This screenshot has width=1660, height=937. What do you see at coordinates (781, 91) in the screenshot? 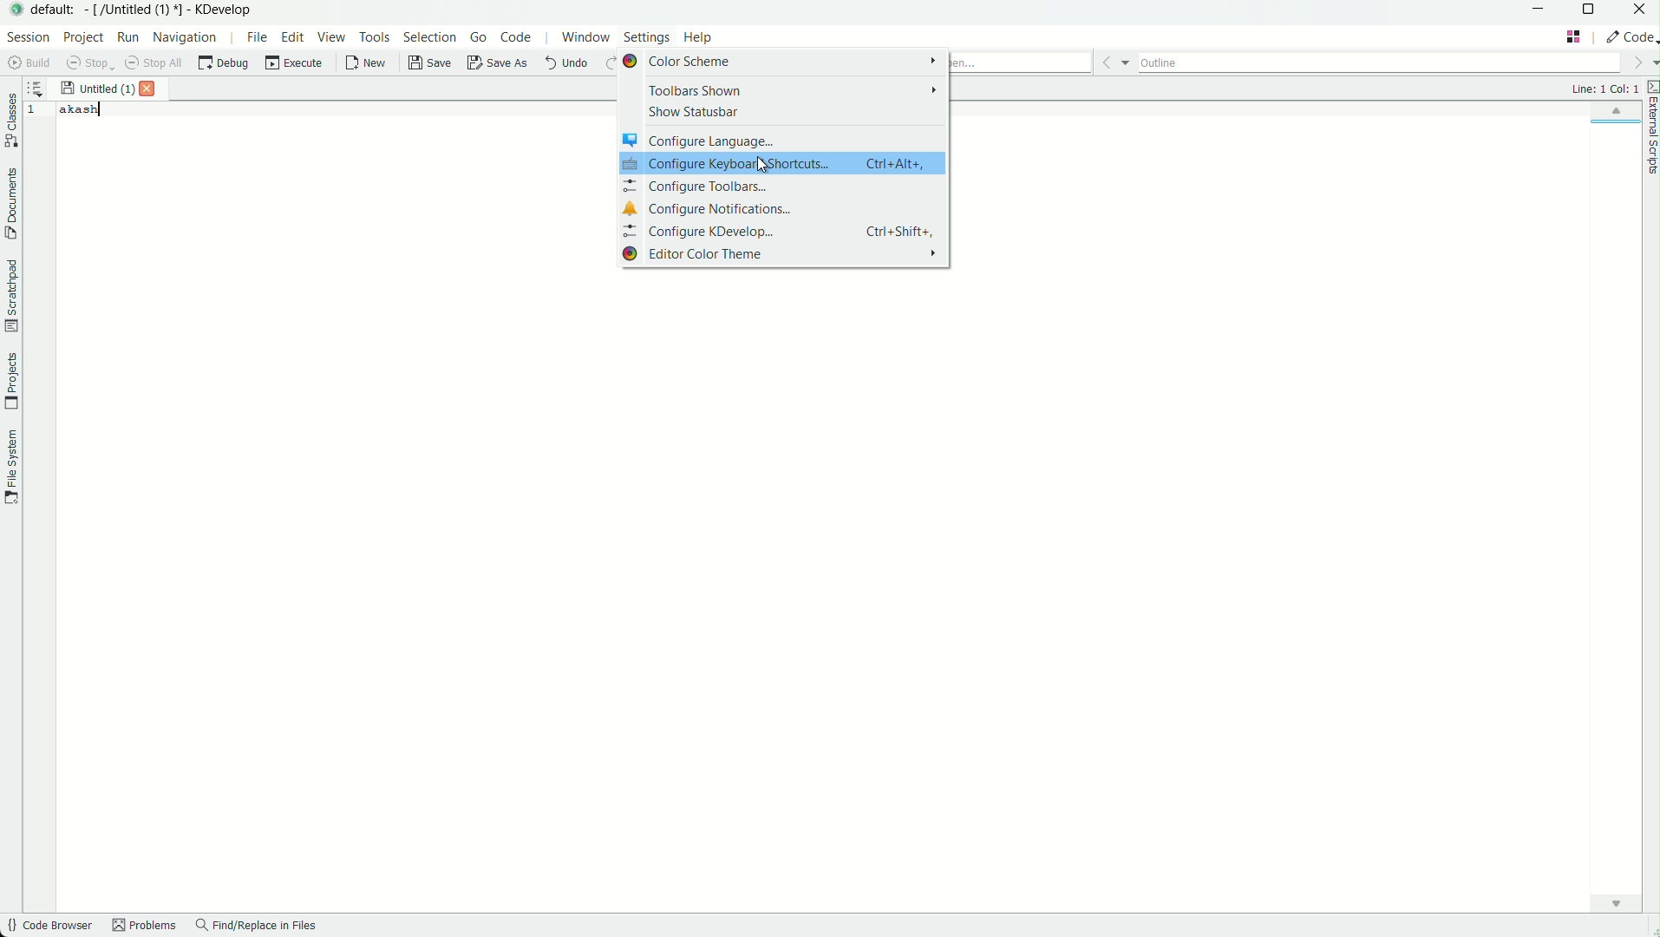
I see `toolbars shown` at bounding box center [781, 91].